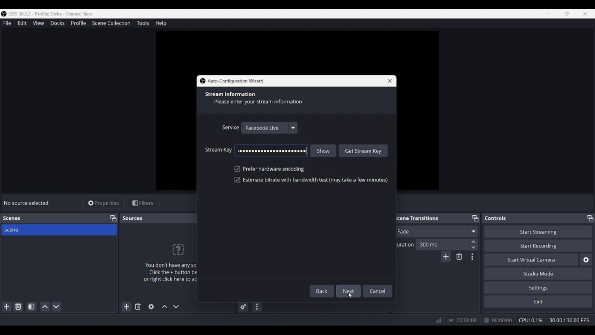  What do you see at coordinates (7, 23) in the screenshot?
I see `File menu` at bounding box center [7, 23].